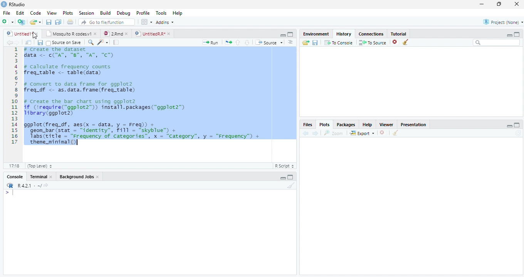 Image resolution: width=524 pixels, height=277 pixels. I want to click on 2.Rmd, so click(116, 34).